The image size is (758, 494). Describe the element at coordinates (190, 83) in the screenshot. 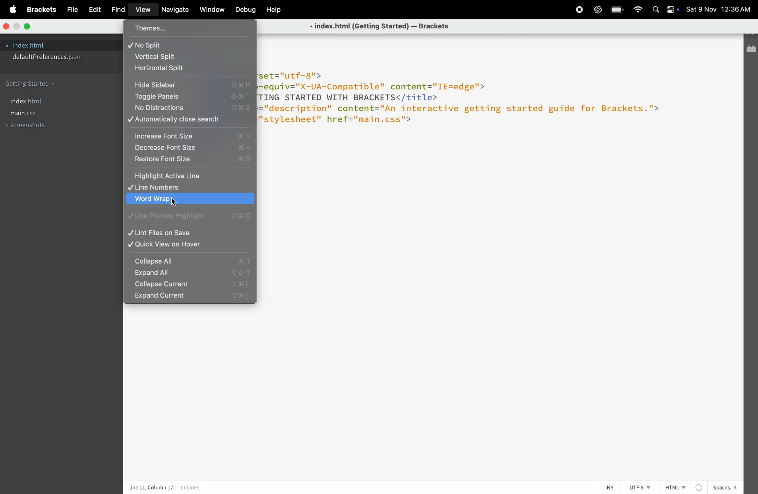

I see `hidebar` at that location.